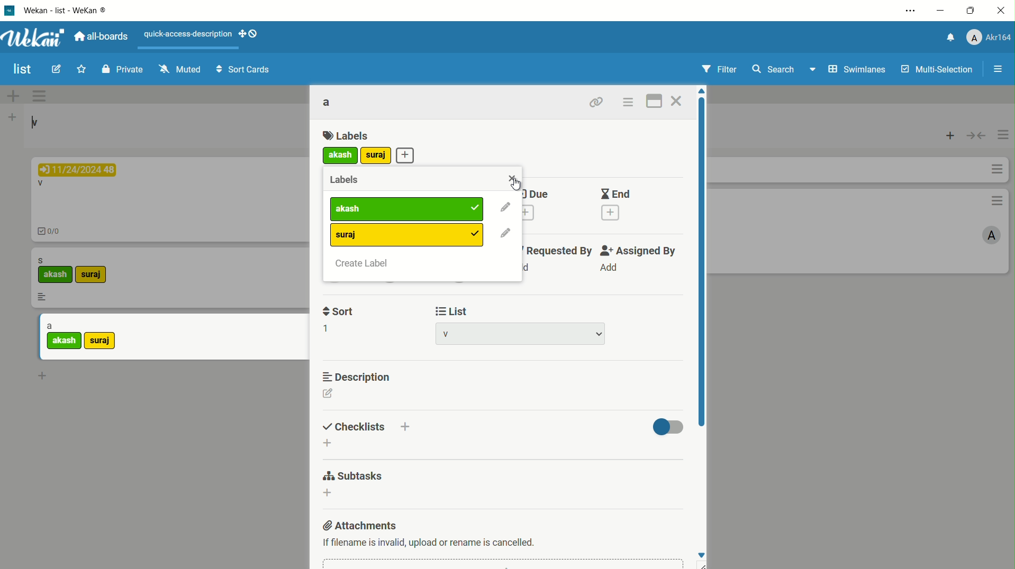 Image resolution: width=1015 pixels, height=569 pixels. I want to click on Add, so click(612, 268).